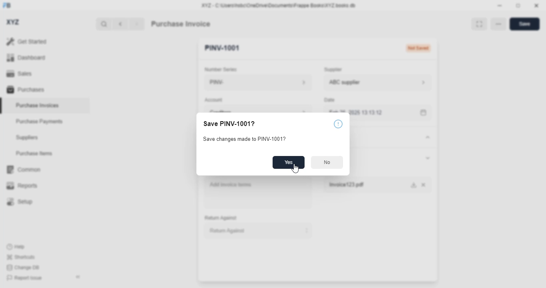 The height and width of the screenshot is (288, 546). What do you see at coordinates (40, 121) in the screenshot?
I see `purchase payments` at bounding box center [40, 121].